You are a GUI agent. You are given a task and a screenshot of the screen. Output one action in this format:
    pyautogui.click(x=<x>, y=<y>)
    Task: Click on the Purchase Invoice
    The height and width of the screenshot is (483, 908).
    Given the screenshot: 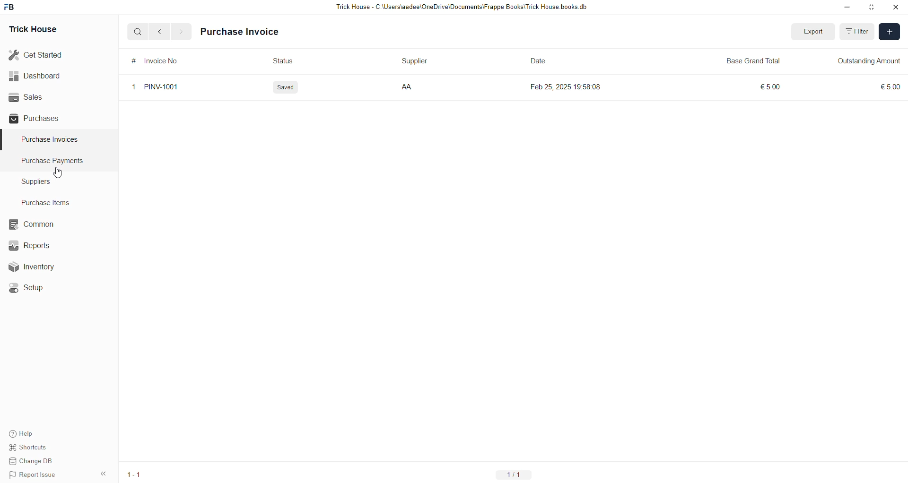 What is the action you would take?
    pyautogui.click(x=241, y=33)
    